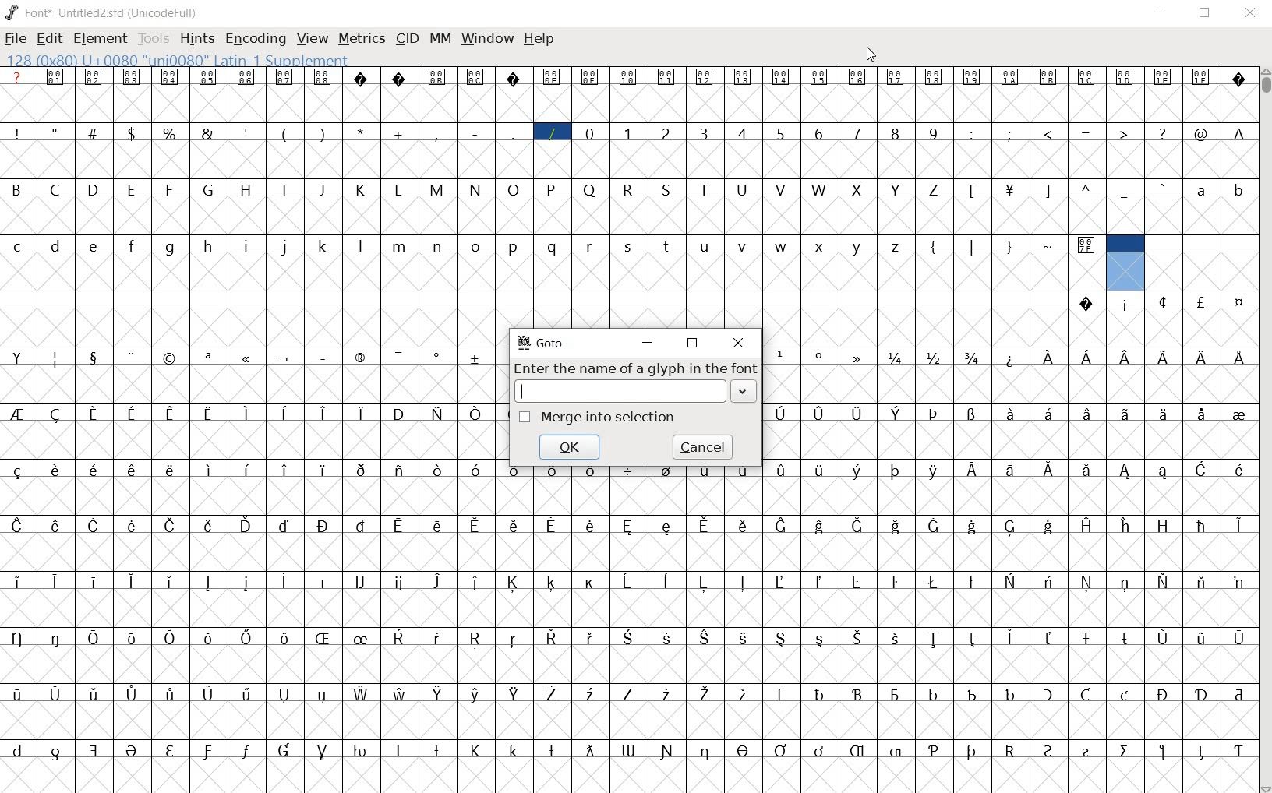  What do you see at coordinates (707, 247) in the screenshot?
I see `u` at bounding box center [707, 247].